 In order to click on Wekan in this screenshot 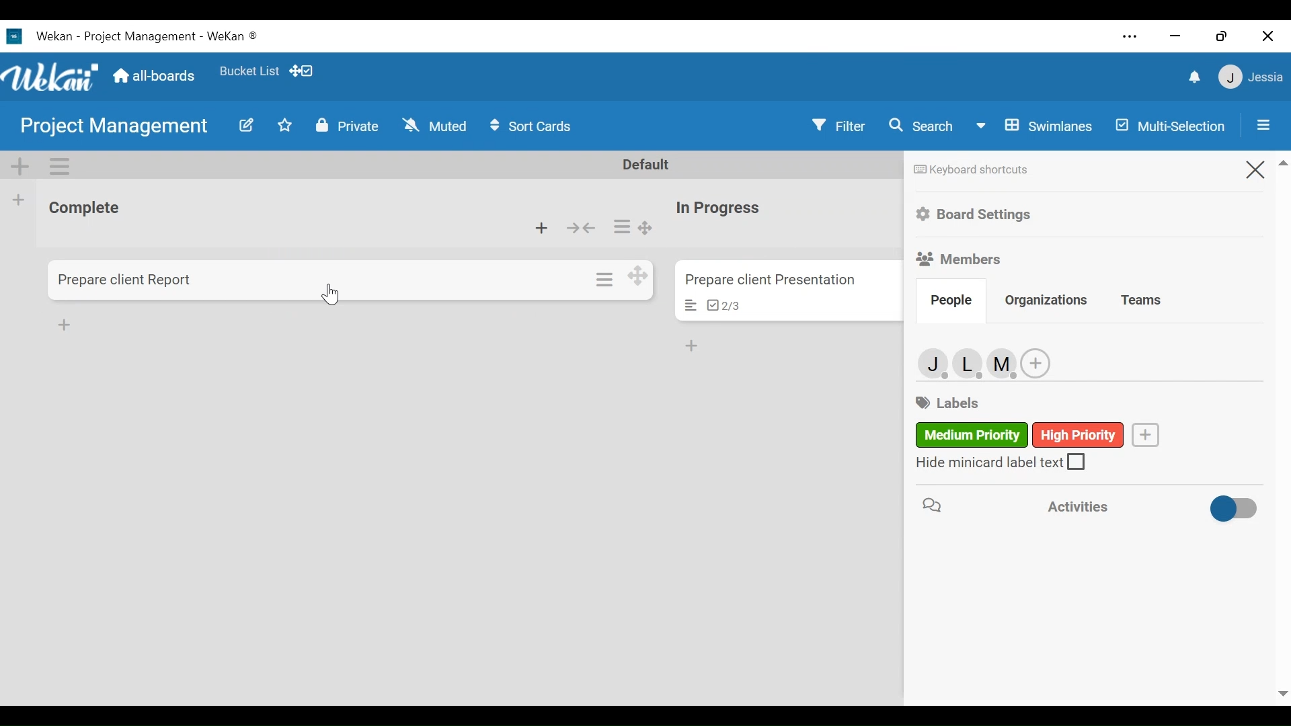, I will do `click(50, 77)`.